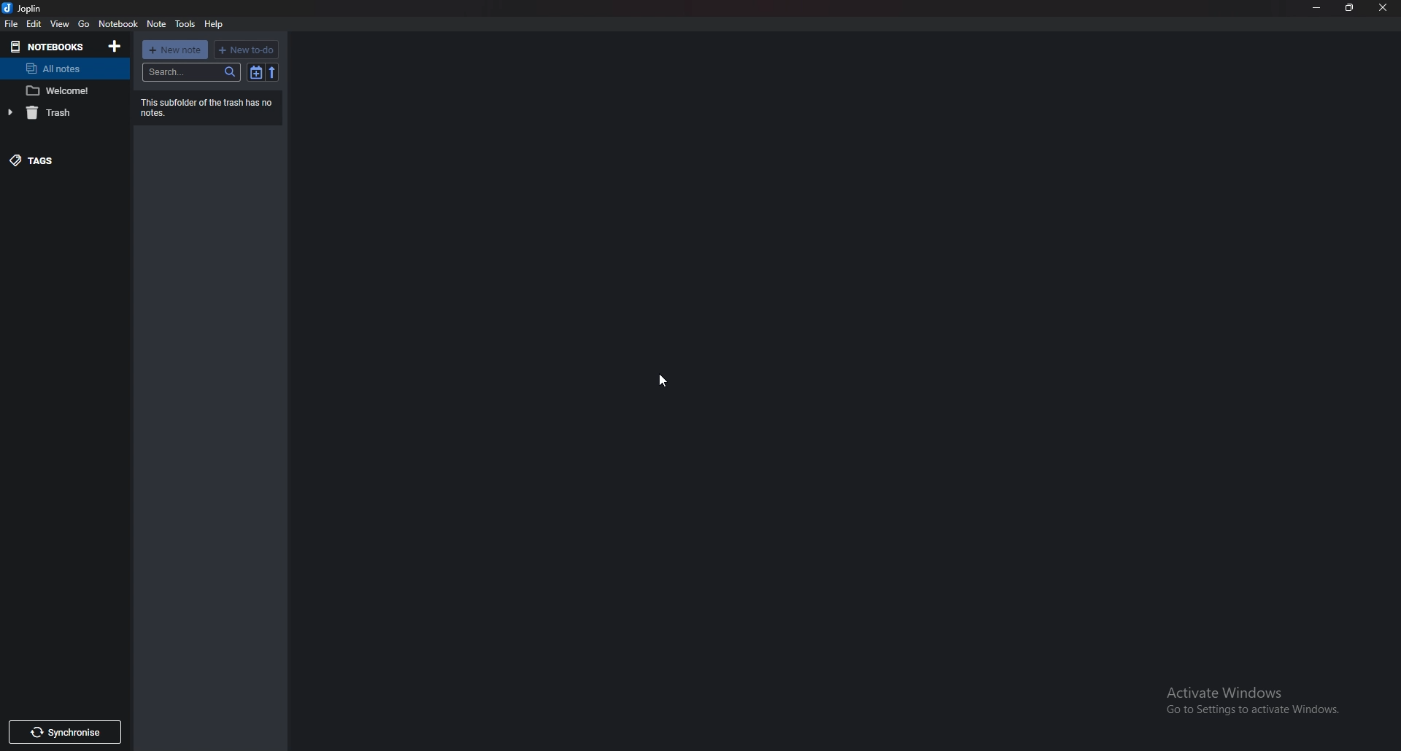 This screenshot has width=1401, height=751. I want to click on notebook, so click(117, 24).